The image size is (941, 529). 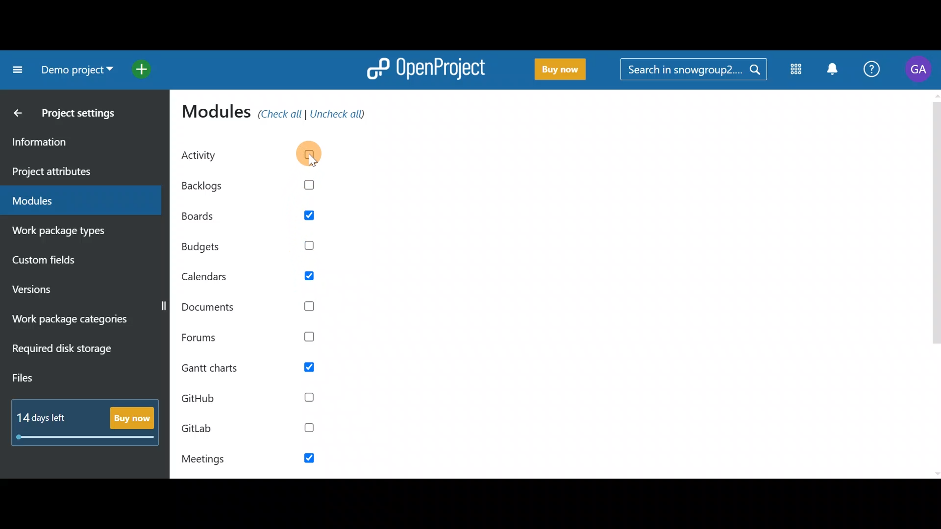 I want to click on Information, so click(x=73, y=144).